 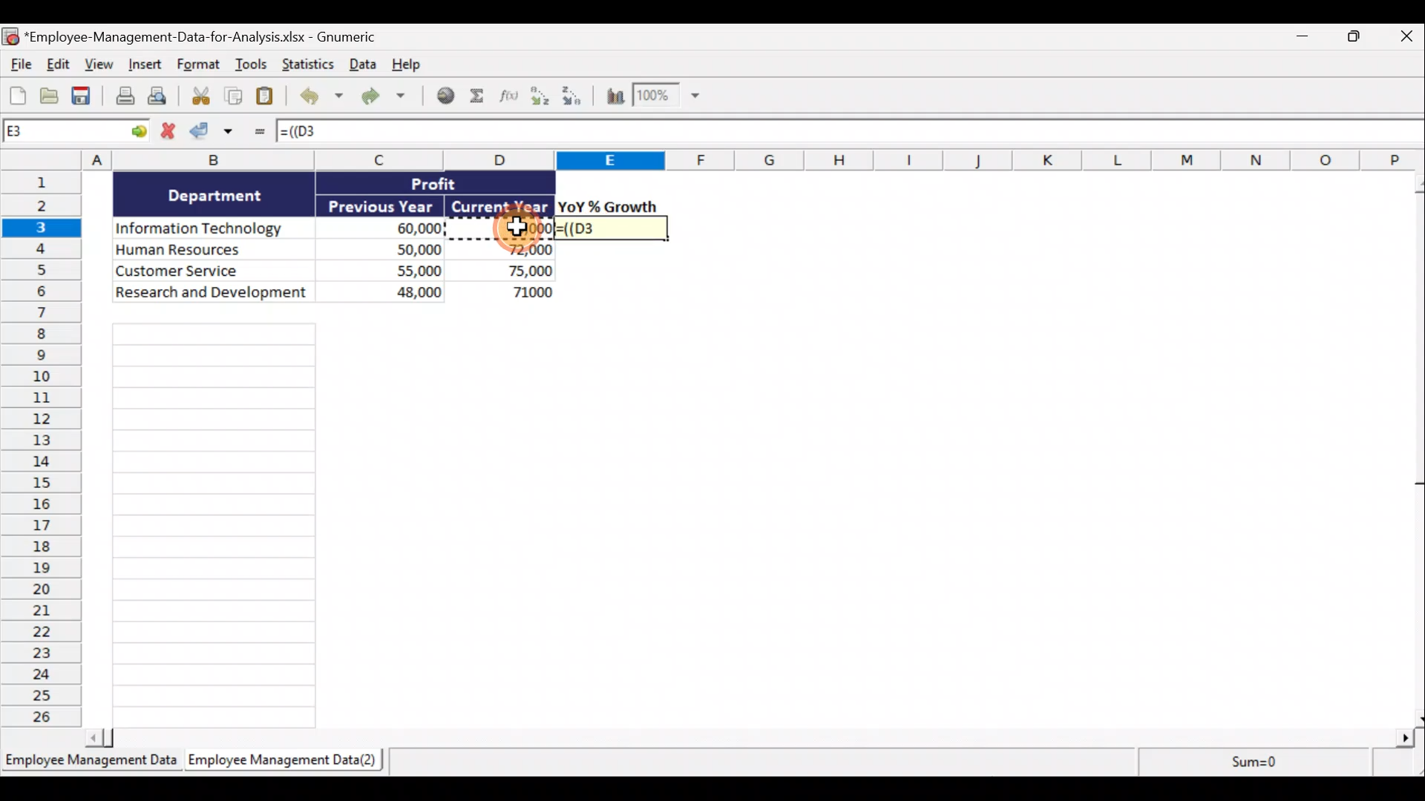 What do you see at coordinates (666, 97) in the screenshot?
I see `Zoom` at bounding box center [666, 97].